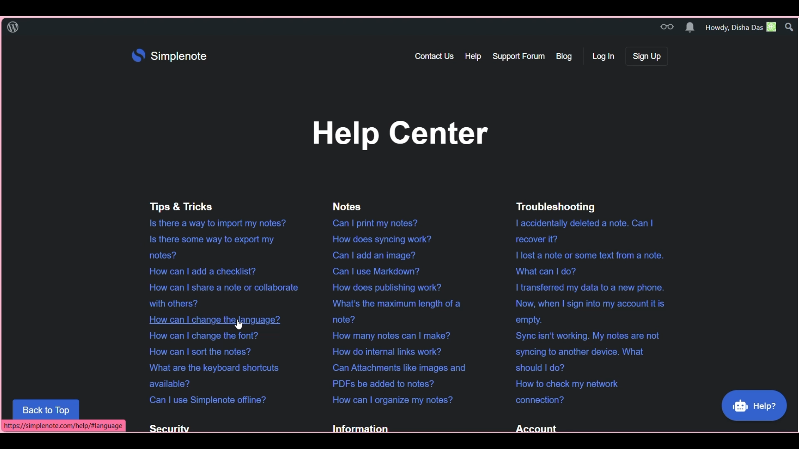 This screenshot has height=449, width=799. What do you see at coordinates (386, 351) in the screenshot?
I see `How do internal links work?` at bounding box center [386, 351].